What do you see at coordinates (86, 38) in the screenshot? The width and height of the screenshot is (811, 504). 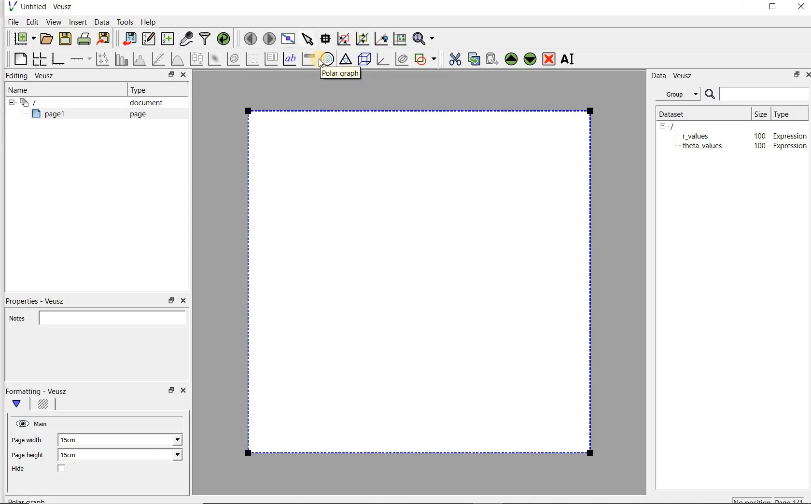 I see `print the document` at bounding box center [86, 38].